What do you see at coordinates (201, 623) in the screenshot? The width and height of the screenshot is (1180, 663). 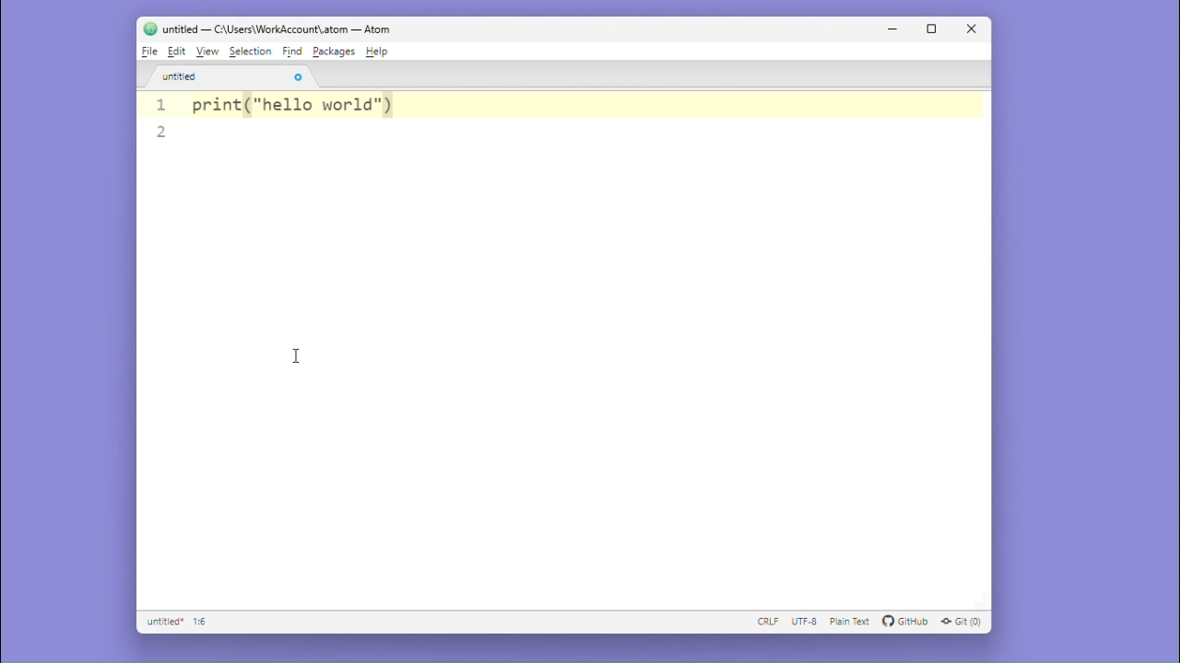 I see `2:1` at bounding box center [201, 623].